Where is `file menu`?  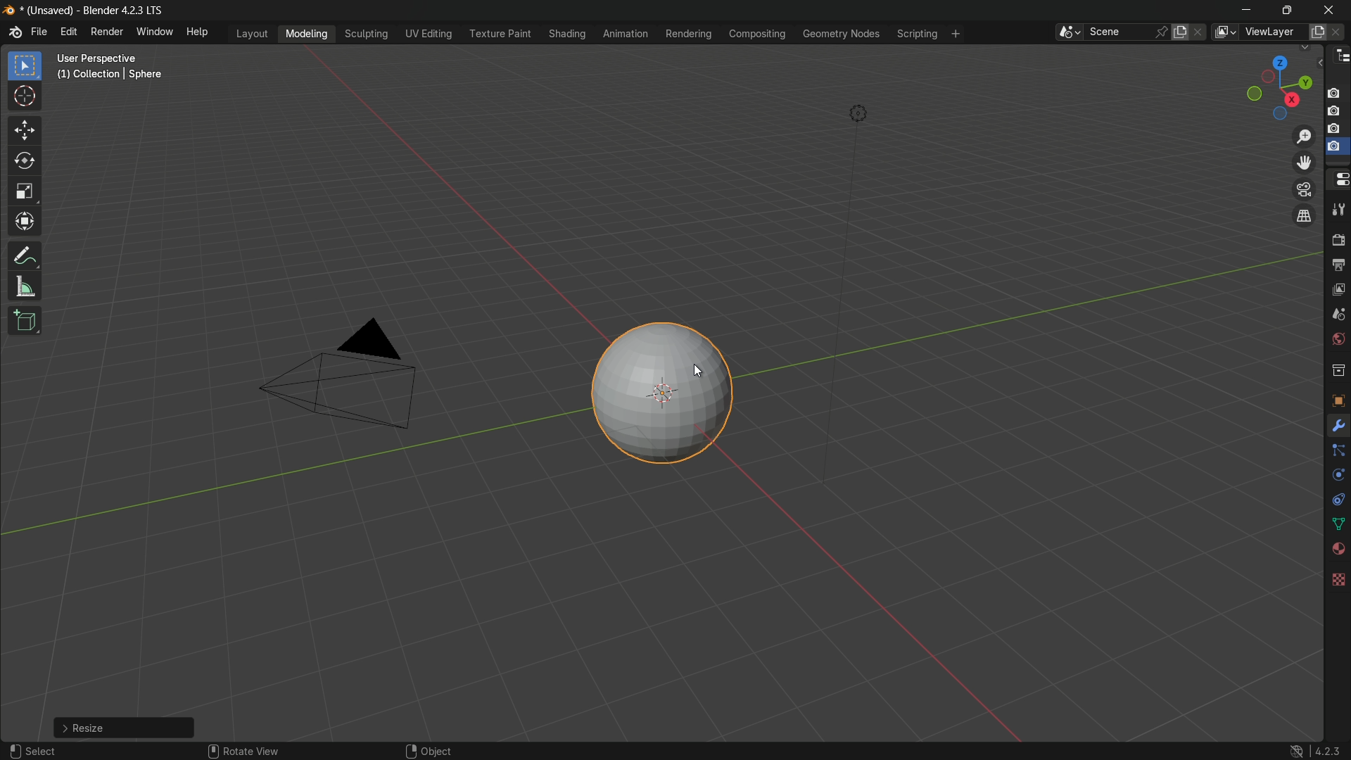 file menu is located at coordinates (40, 33).